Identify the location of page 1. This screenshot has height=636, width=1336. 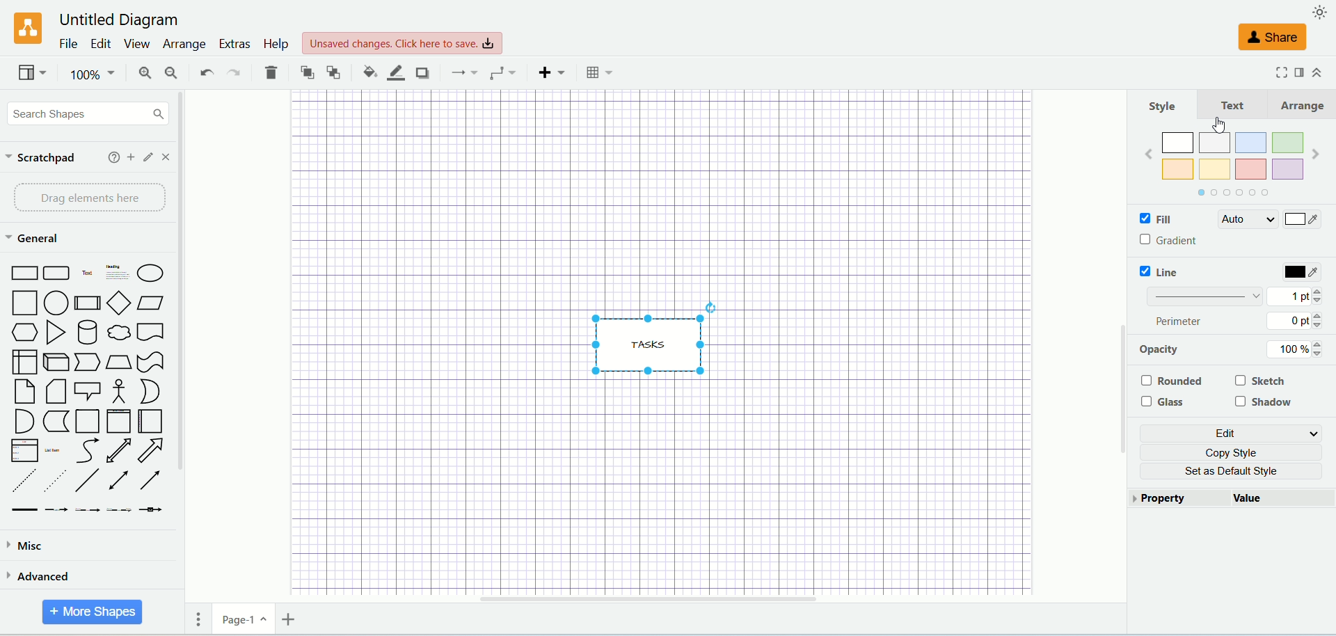
(244, 619).